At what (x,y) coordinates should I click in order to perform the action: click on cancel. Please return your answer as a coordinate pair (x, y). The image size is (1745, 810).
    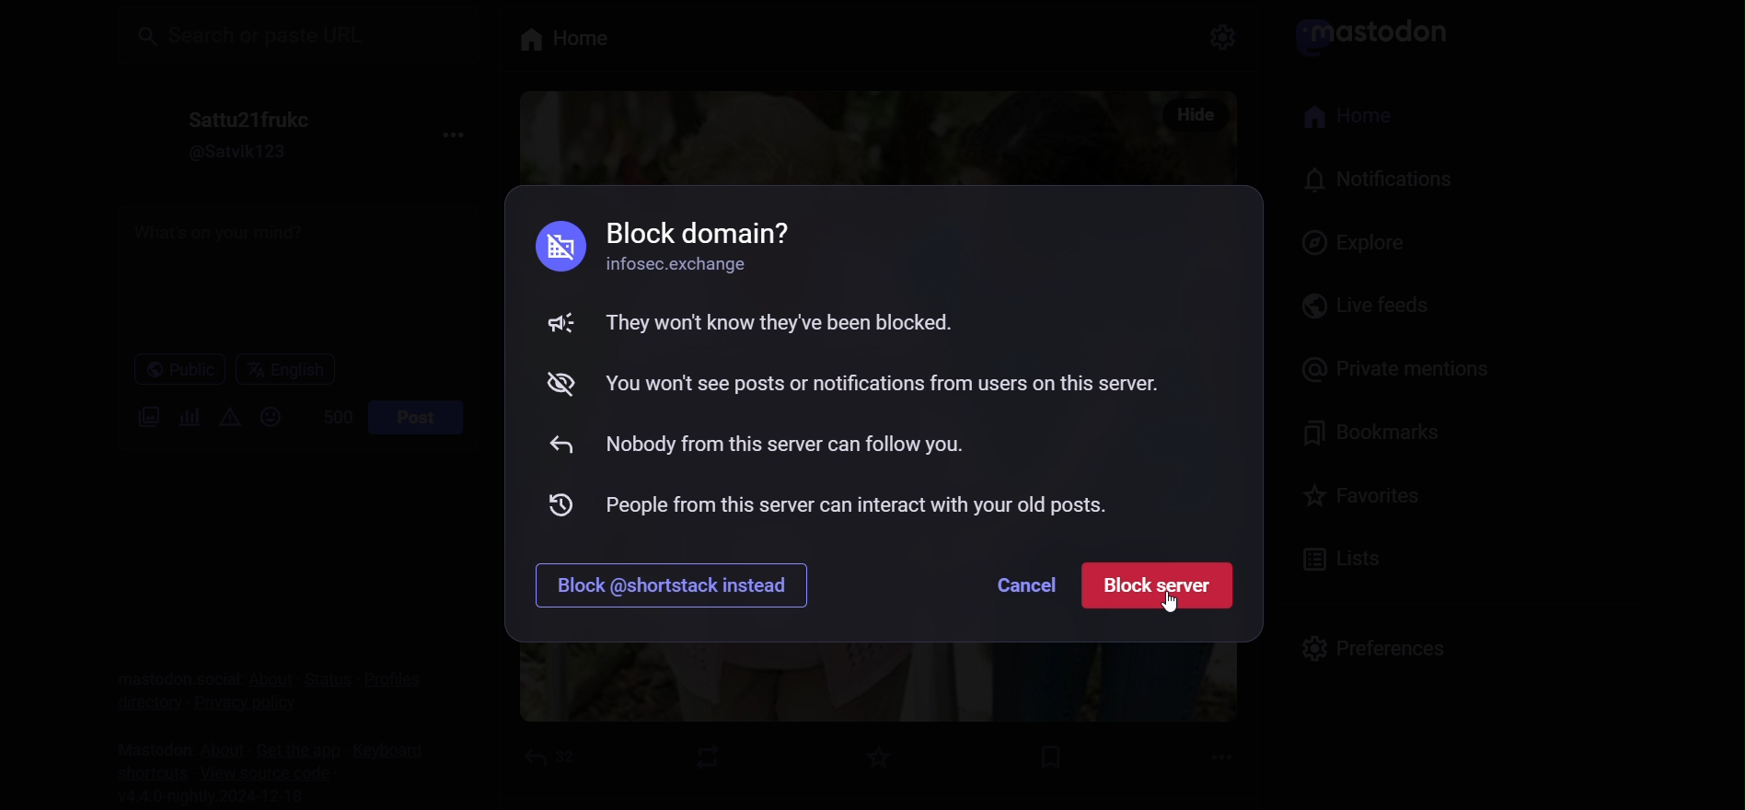
    Looking at the image, I should click on (1030, 584).